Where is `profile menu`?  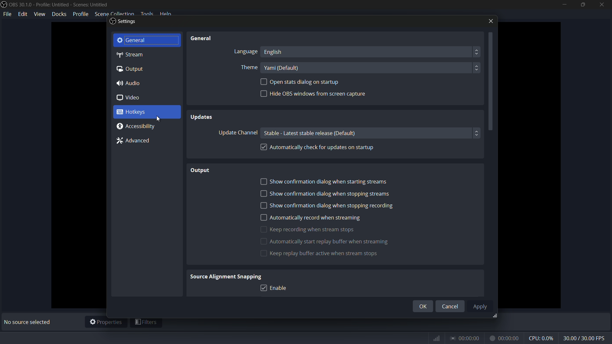 profile menu is located at coordinates (80, 14).